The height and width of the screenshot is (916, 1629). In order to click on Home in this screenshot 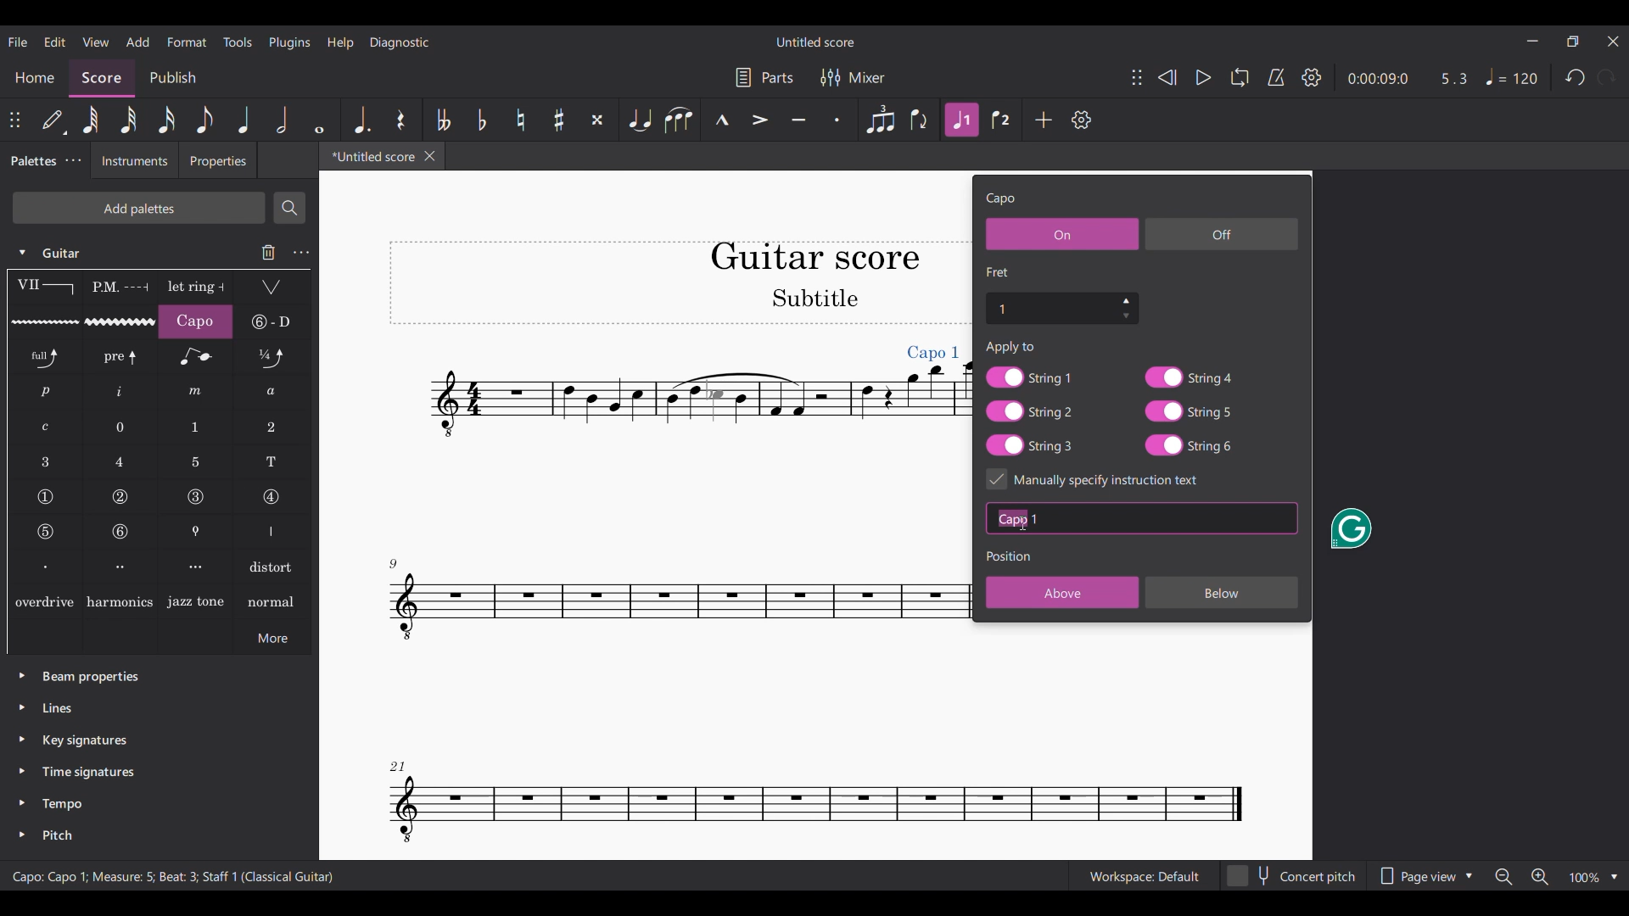, I will do `click(34, 78)`.